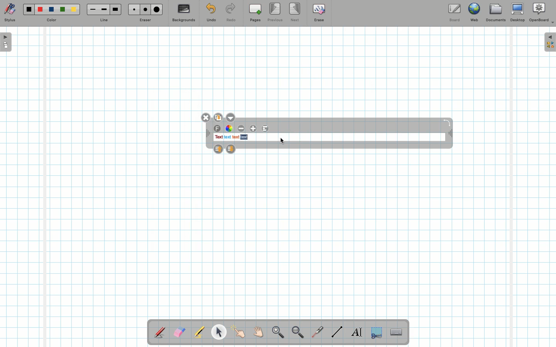  What do you see at coordinates (542, 12) in the screenshot?
I see `OpenBoard` at bounding box center [542, 12].